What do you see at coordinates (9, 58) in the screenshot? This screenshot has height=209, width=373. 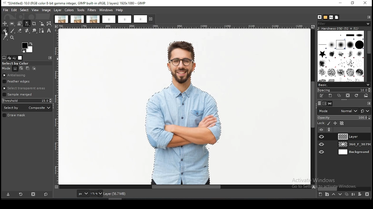 I see `device status` at bounding box center [9, 58].